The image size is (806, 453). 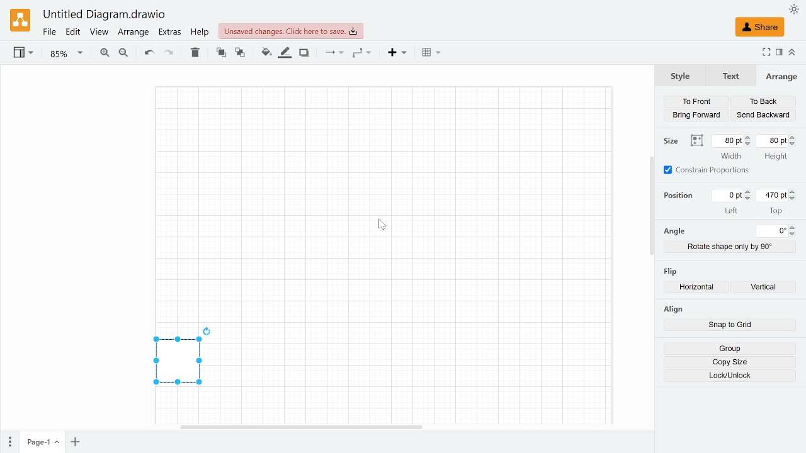 What do you see at coordinates (168, 53) in the screenshot?
I see `Redo` at bounding box center [168, 53].